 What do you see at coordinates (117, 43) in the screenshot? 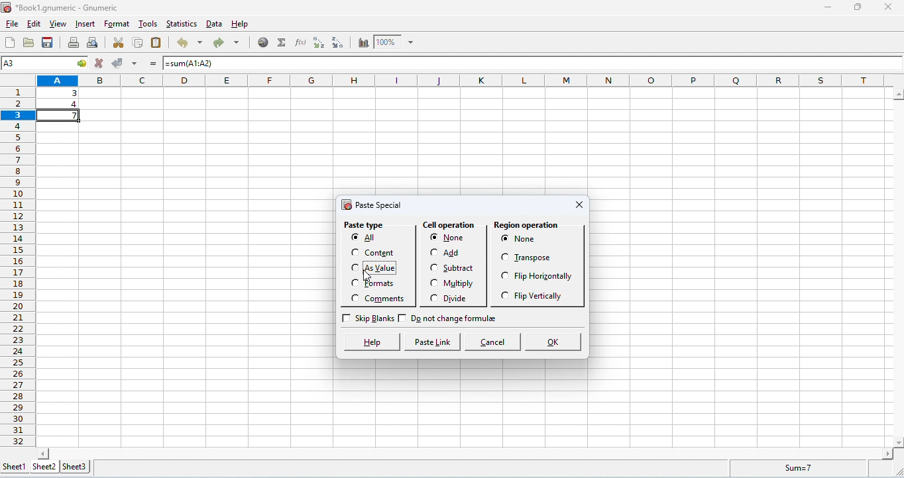
I see `cut` at bounding box center [117, 43].